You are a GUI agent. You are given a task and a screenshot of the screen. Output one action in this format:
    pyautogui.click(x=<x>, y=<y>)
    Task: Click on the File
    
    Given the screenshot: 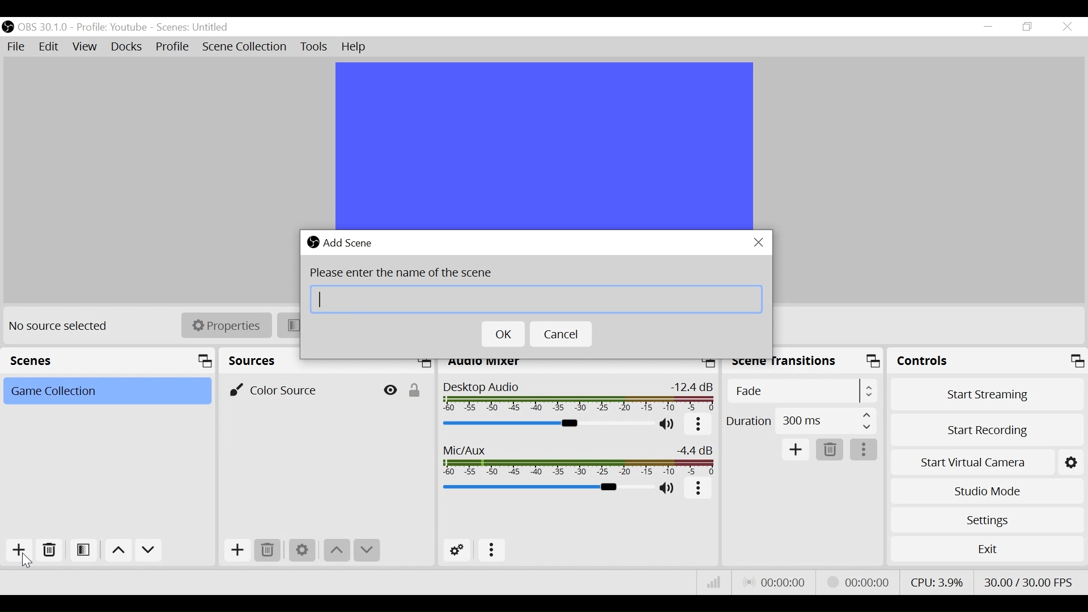 What is the action you would take?
    pyautogui.click(x=16, y=46)
    